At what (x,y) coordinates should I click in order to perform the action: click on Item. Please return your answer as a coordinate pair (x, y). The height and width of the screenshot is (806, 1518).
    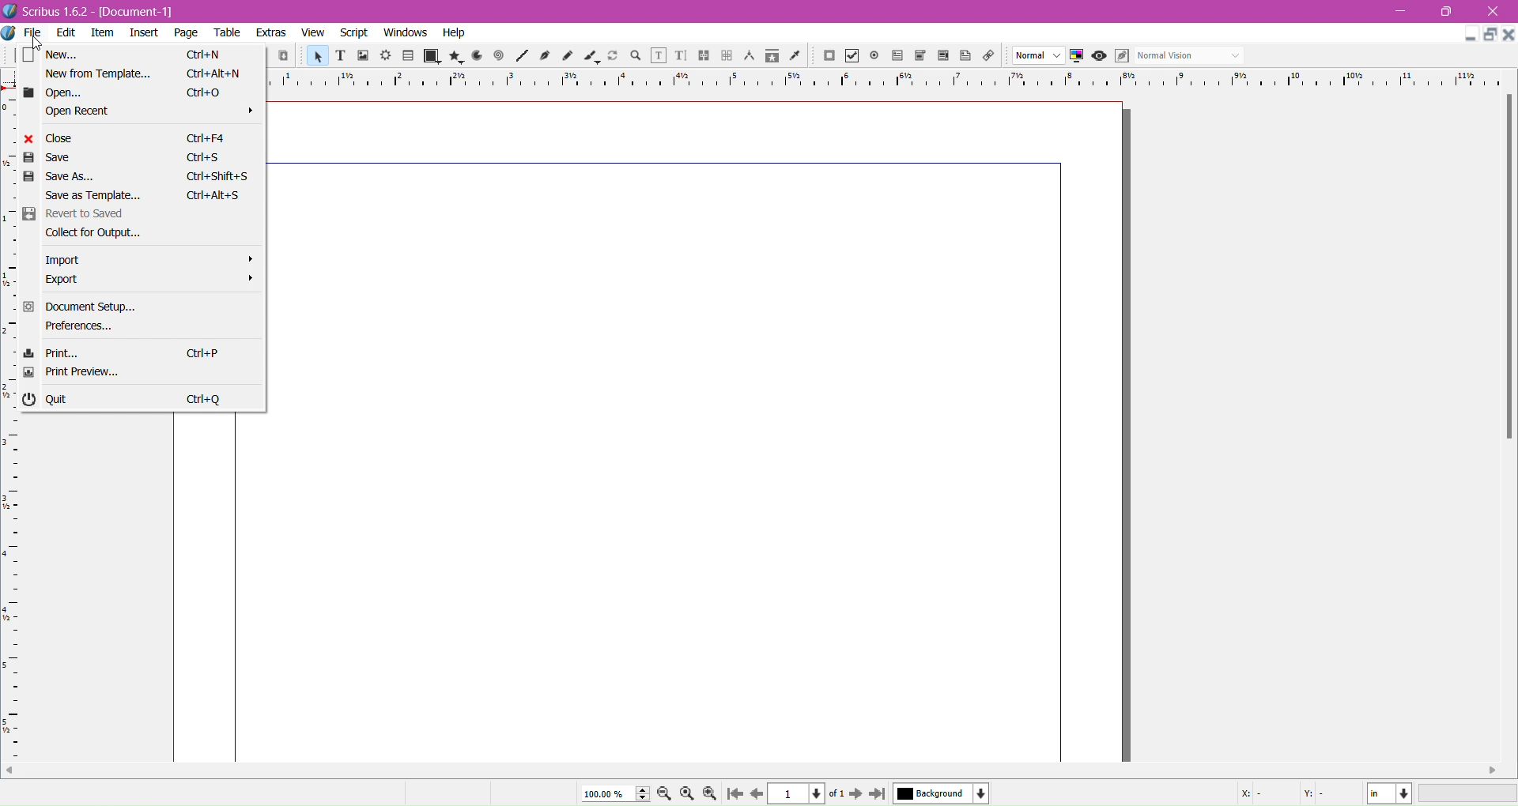
    Looking at the image, I should click on (104, 32).